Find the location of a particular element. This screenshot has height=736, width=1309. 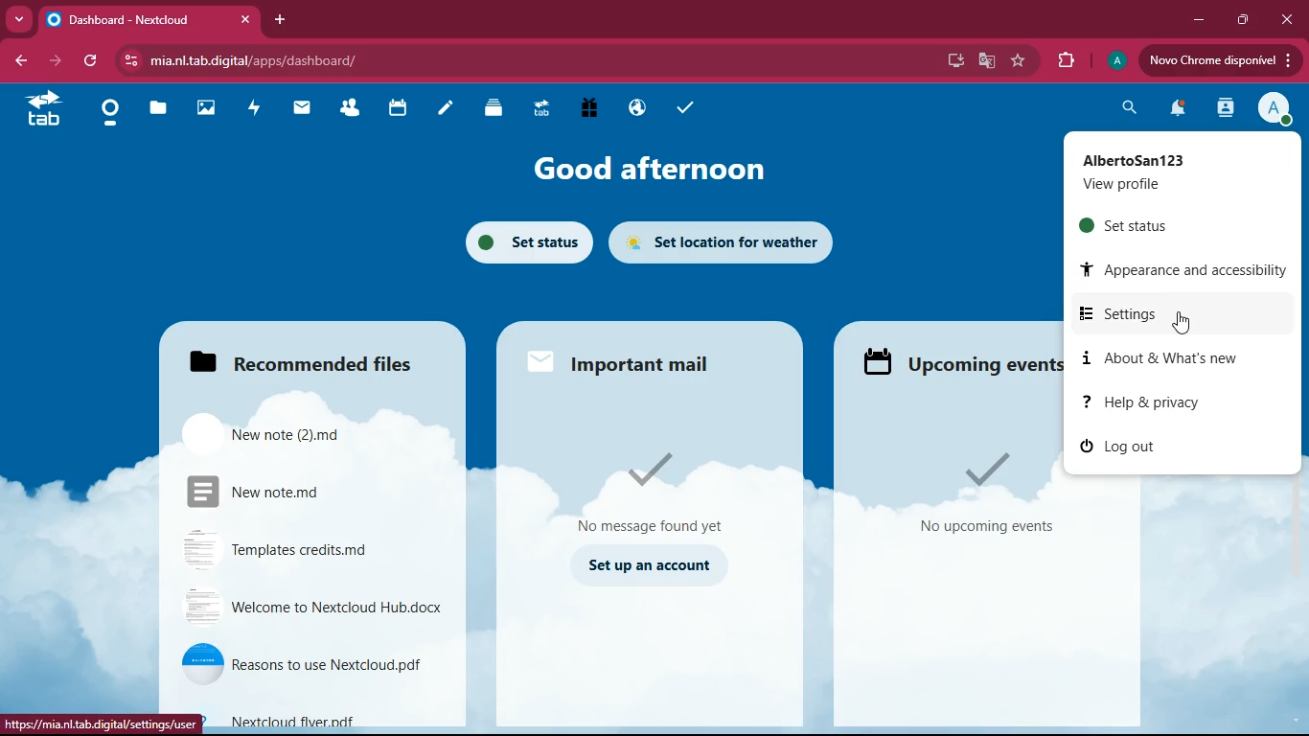

message is located at coordinates (657, 489).